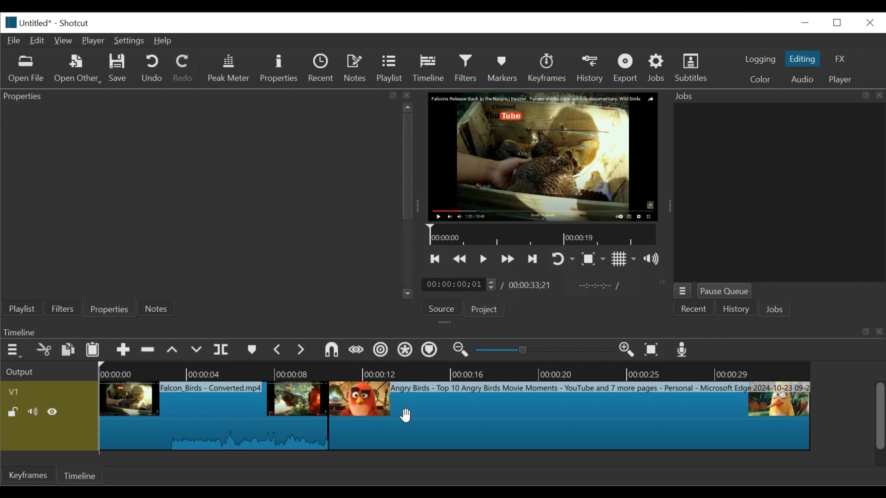 The image size is (886, 498). I want to click on Toggle display grid on player, so click(624, 259).